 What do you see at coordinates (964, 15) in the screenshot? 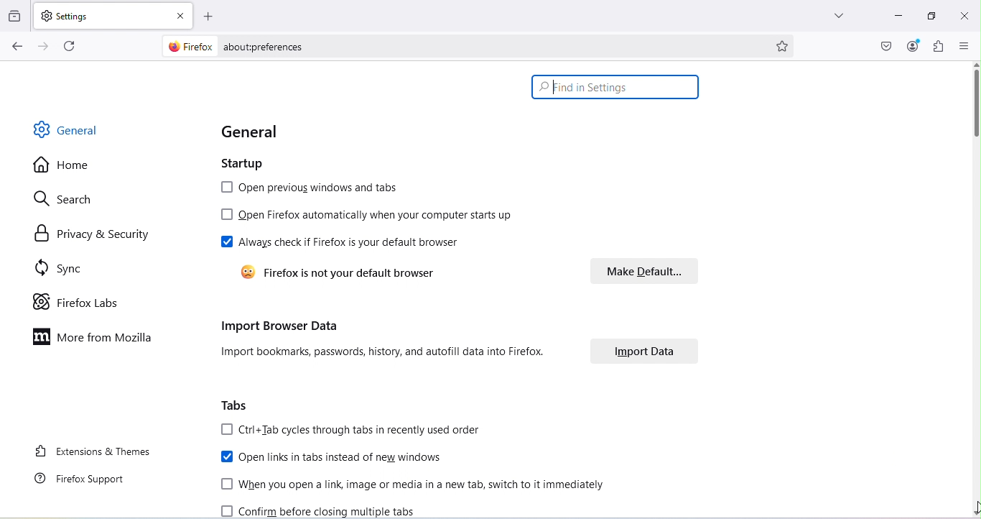
I see `Close` at bounding box center [964, 15].